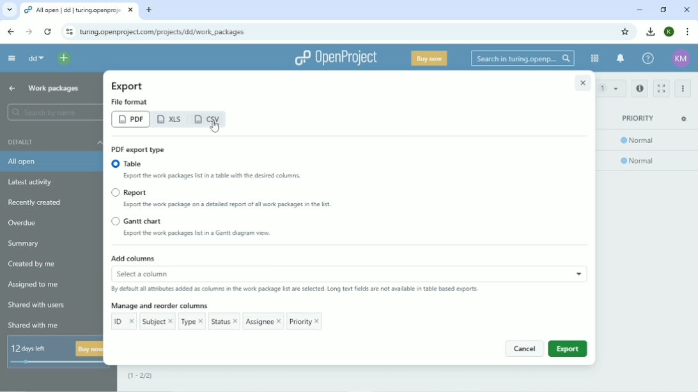 The width and height of the screenshot is (698, 392). Describe the element at coordinates (686, 10) in the screenshot. I see `Close` at that location.